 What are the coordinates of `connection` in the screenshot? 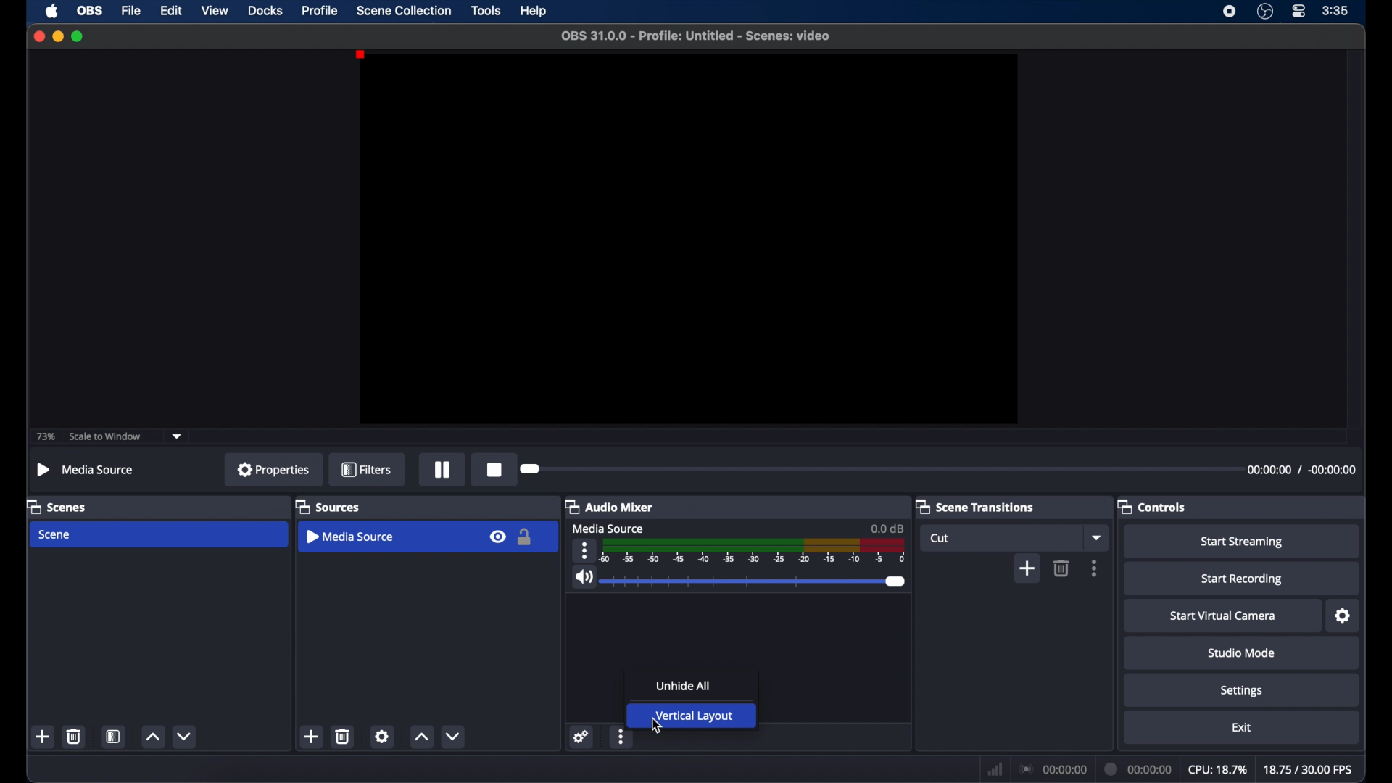 It's located at (1052, 768).